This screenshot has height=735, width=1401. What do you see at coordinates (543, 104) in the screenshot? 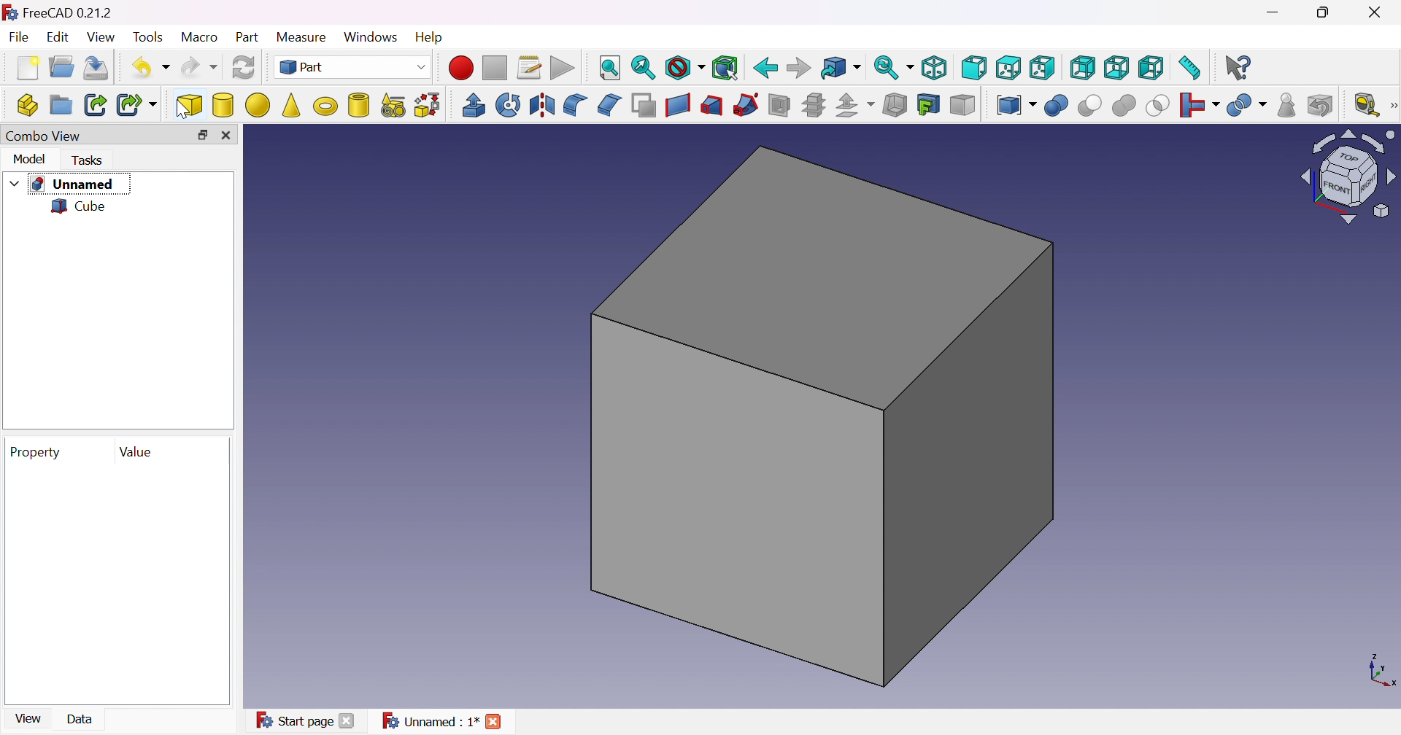
I see `Mirroring` at bounding box center [543, 104].